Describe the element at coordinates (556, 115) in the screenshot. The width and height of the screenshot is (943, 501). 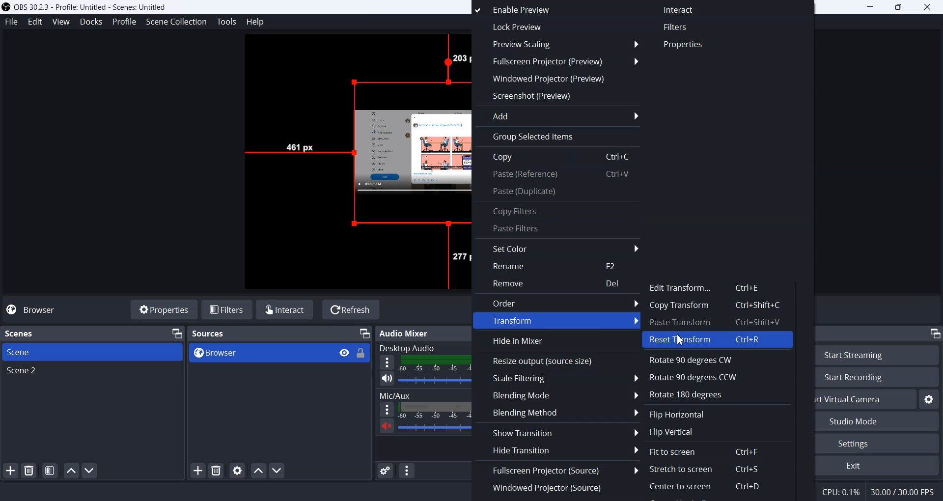
I see `Add` at that location.